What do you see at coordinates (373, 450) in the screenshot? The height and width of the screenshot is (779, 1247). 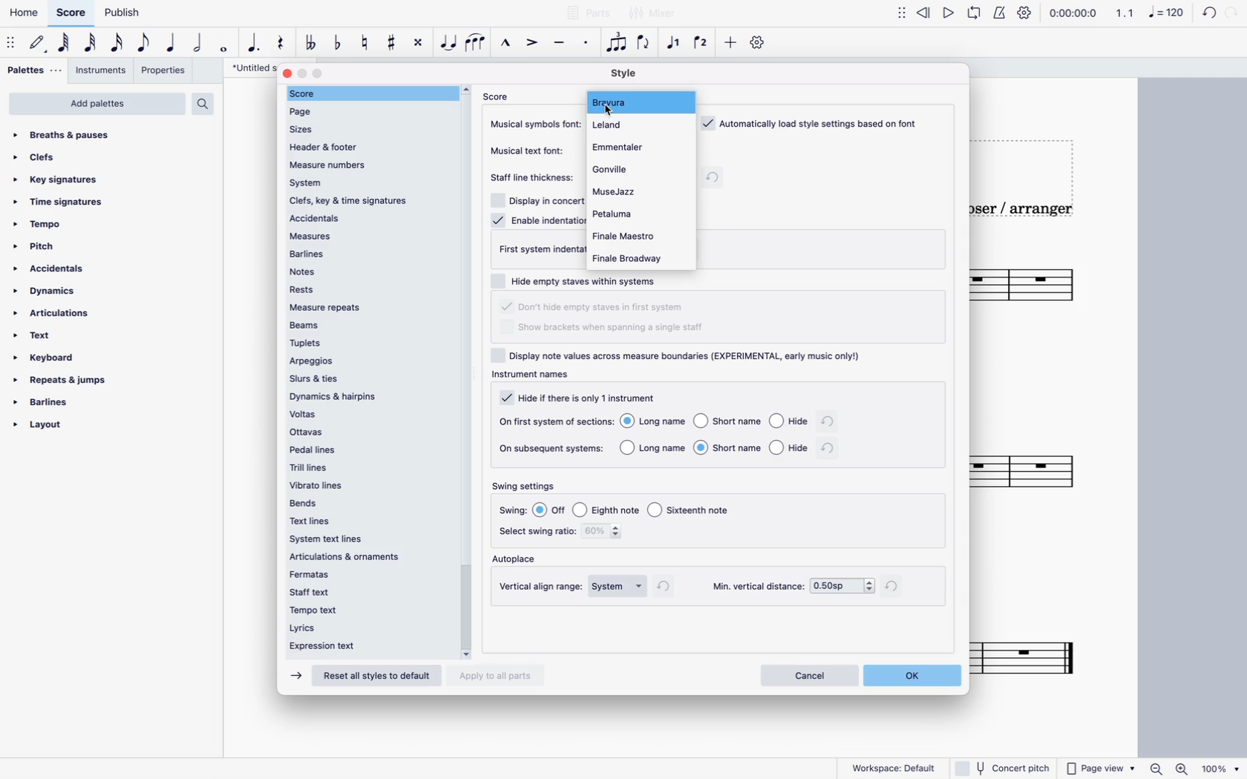 I see `pedal lines` at bounding box center [373, 450].